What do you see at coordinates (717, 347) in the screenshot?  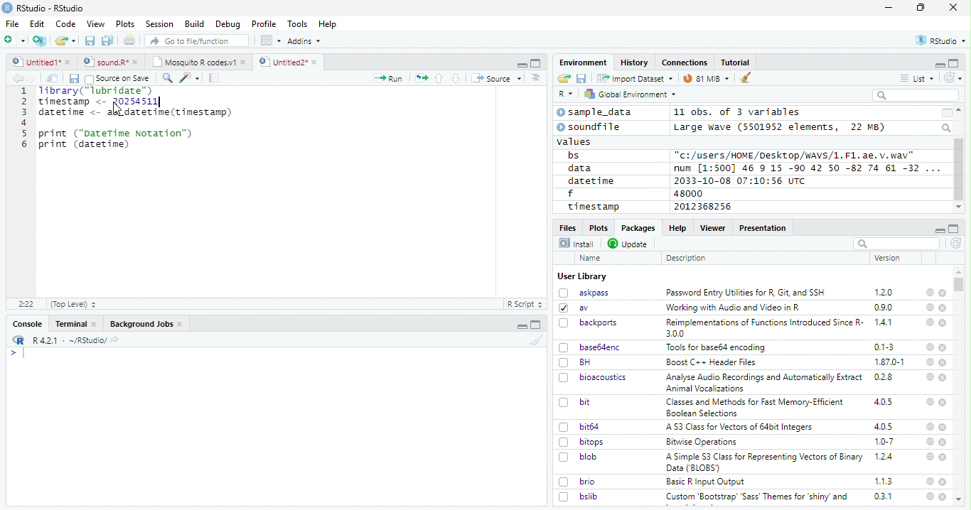 I see `Tools for baseb4 encoding` at bounding box center [717, 347].